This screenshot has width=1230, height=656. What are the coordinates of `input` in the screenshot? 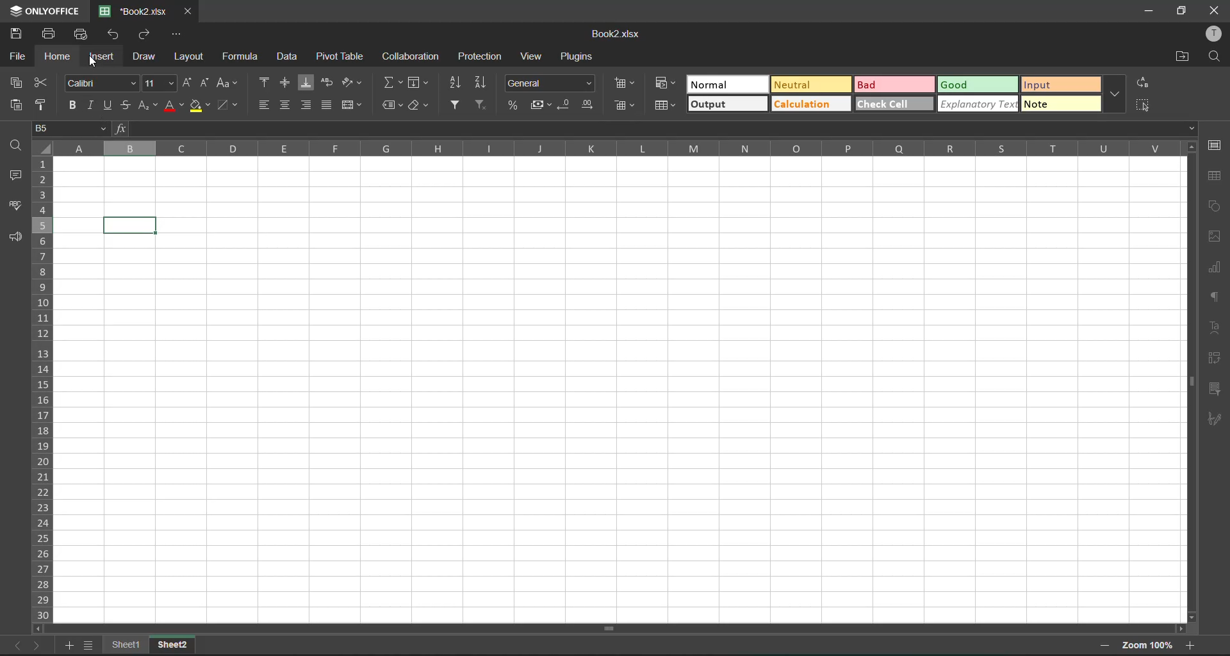 It's located at (1058, 84).